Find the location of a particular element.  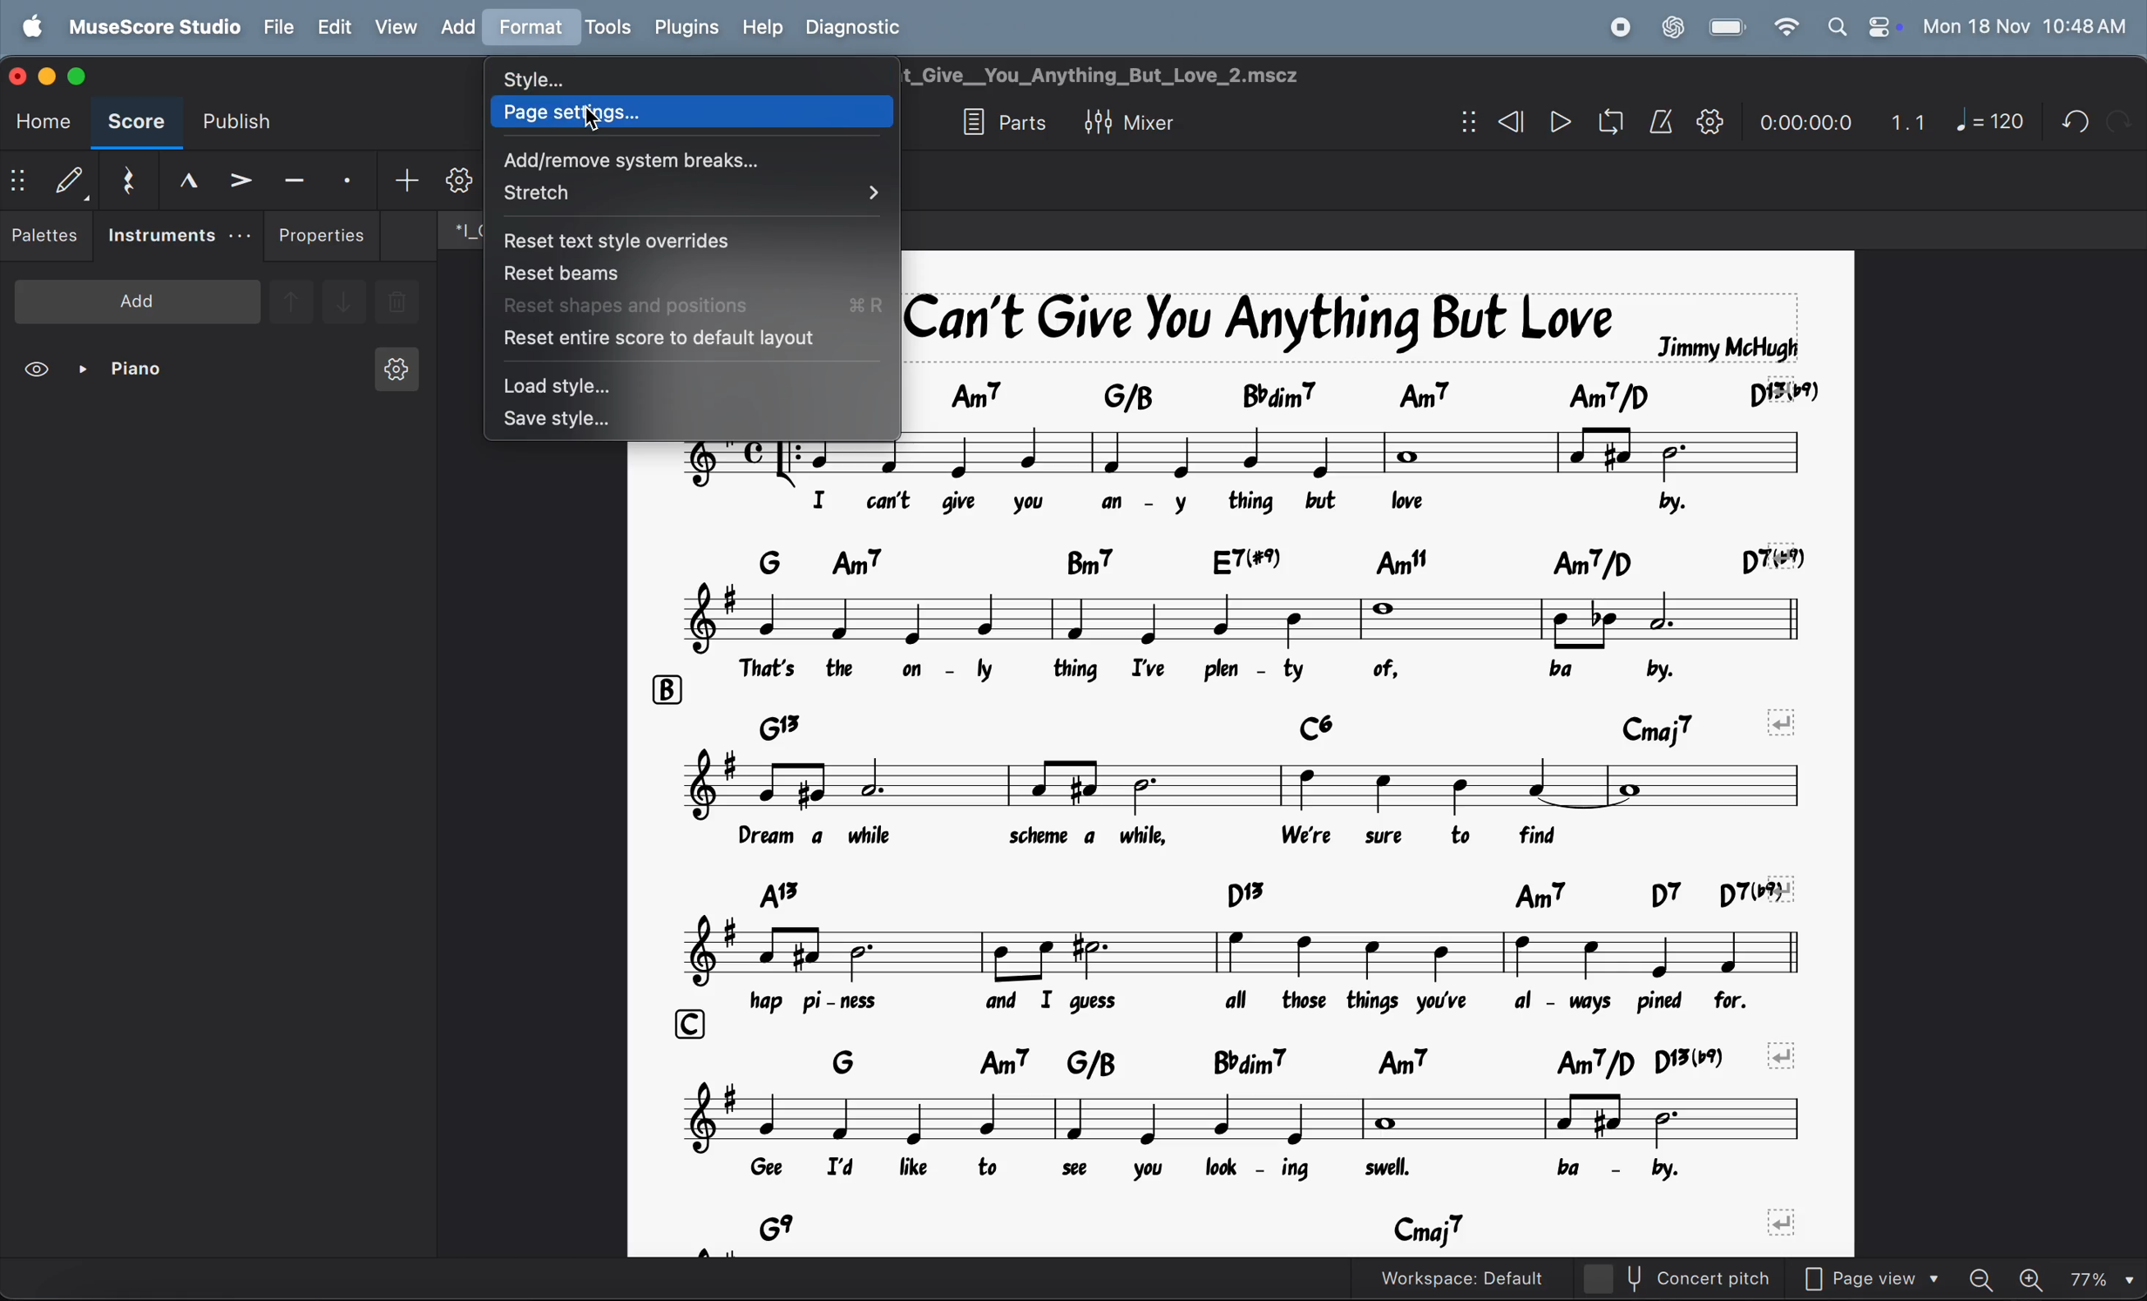

chord symbols is located at coordinates (1263, 893).